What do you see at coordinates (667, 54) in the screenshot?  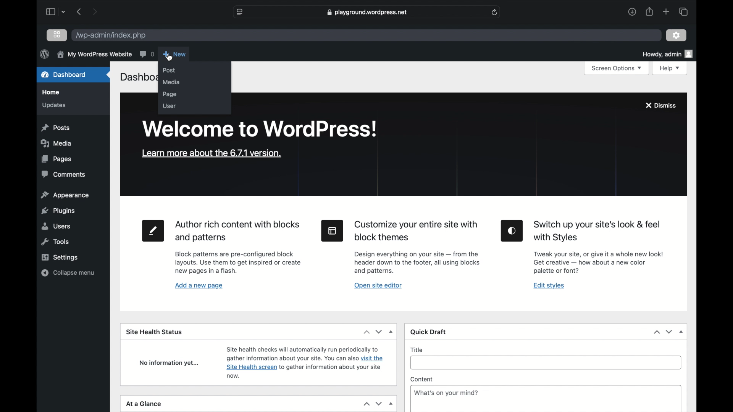 I see `howdy admin` at bounding box center [667, 54].